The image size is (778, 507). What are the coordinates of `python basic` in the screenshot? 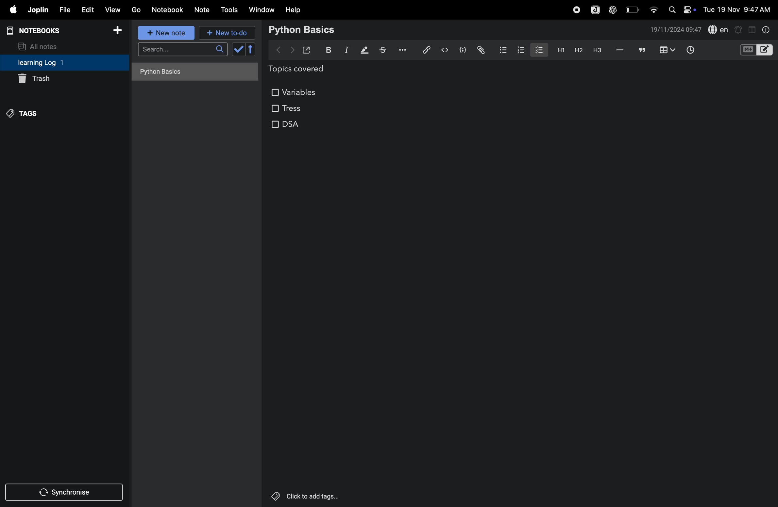 It's located at (303, 29).